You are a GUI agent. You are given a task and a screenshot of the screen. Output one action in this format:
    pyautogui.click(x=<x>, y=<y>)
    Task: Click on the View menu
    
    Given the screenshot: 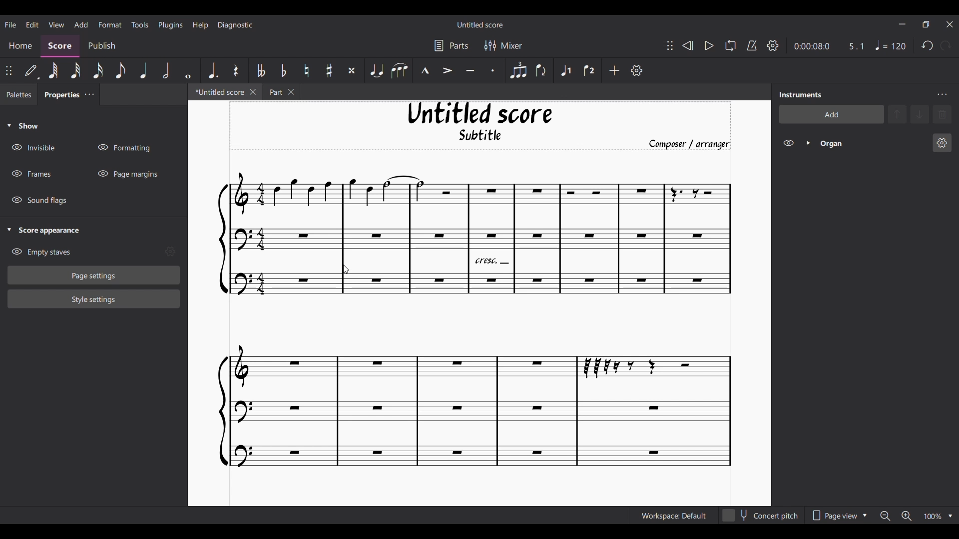 What is the action you would take?
    pyautogui.click(x=56, y=24)
    